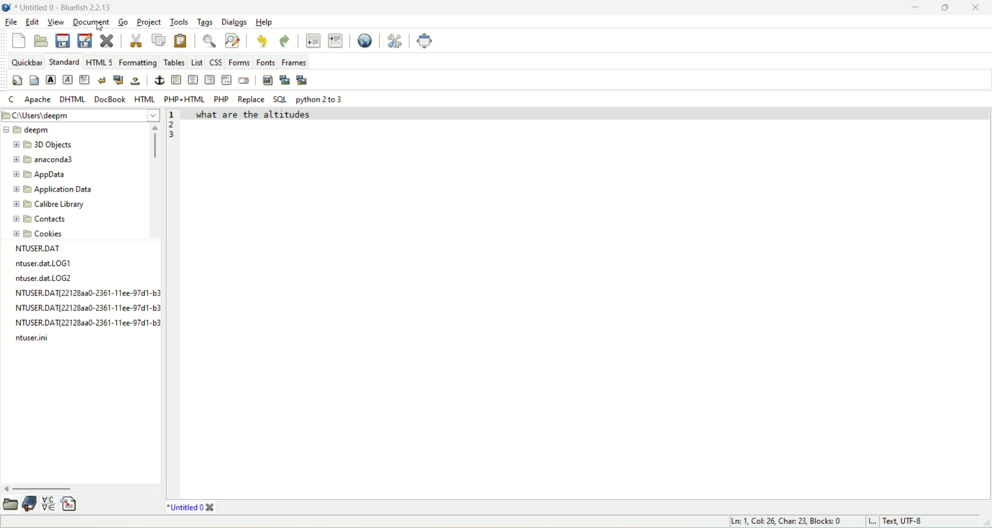  Describe the element at coordinates (235, 23) in the screenshot. I see `dialogs` at that location.